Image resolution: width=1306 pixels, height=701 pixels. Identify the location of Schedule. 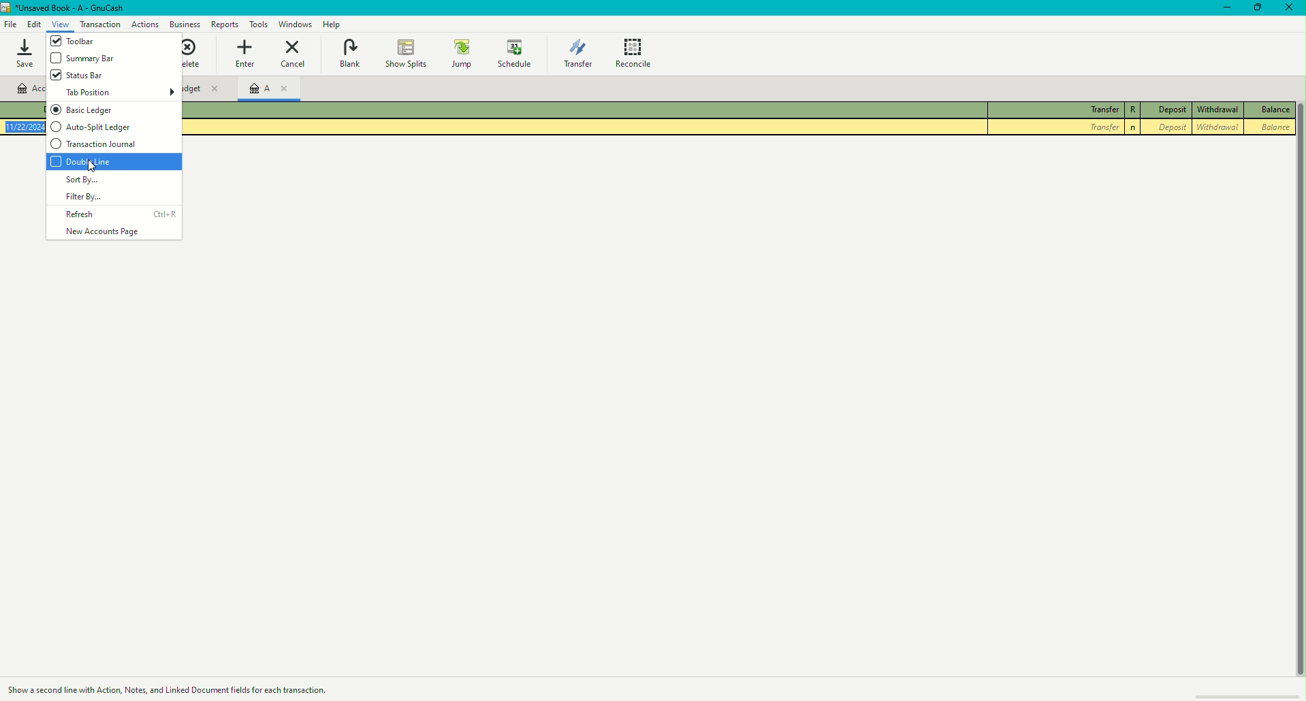
(515, 53).